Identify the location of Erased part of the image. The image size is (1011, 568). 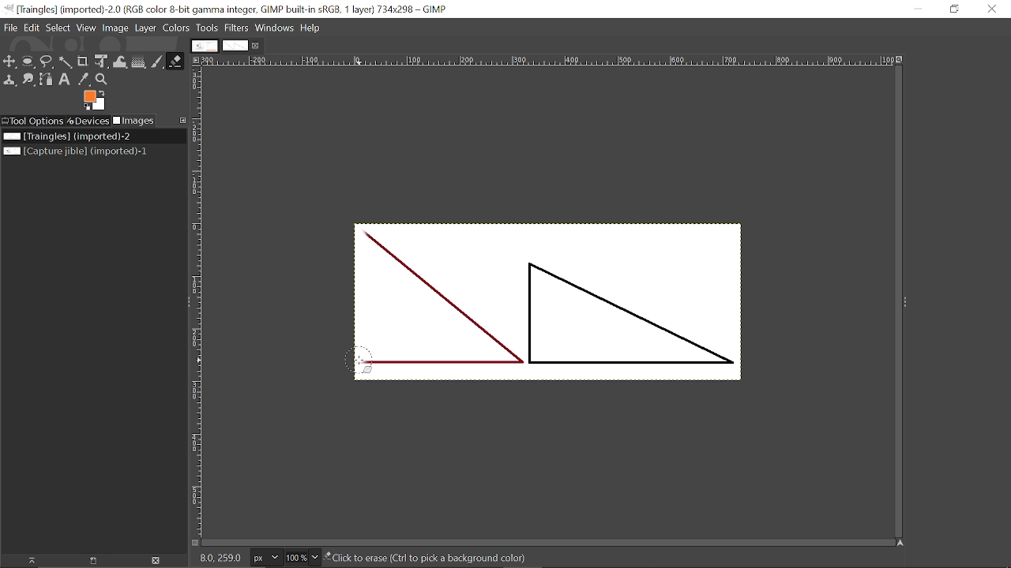
(366, 299).